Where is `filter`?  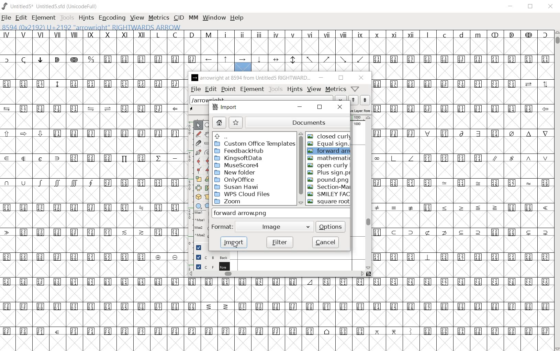 filter is located at coordinates (279, 242).